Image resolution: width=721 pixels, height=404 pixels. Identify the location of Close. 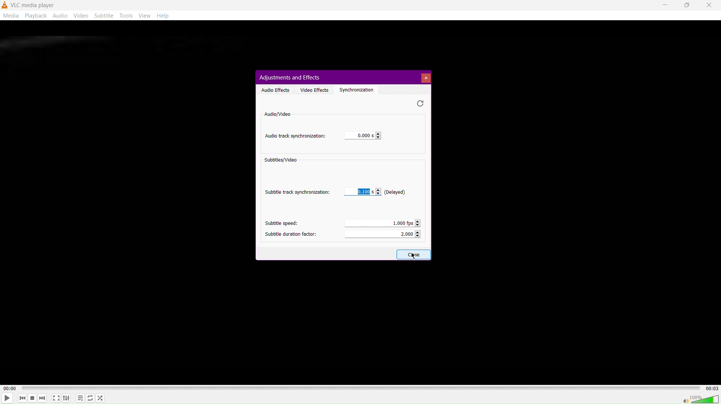
(710, 6).